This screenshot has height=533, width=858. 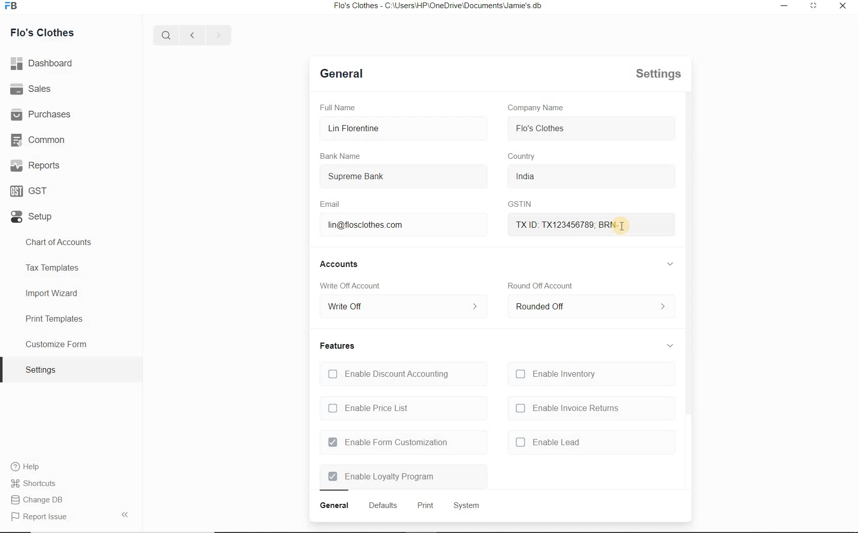 I want to click on next, so click(x=217, y=35).